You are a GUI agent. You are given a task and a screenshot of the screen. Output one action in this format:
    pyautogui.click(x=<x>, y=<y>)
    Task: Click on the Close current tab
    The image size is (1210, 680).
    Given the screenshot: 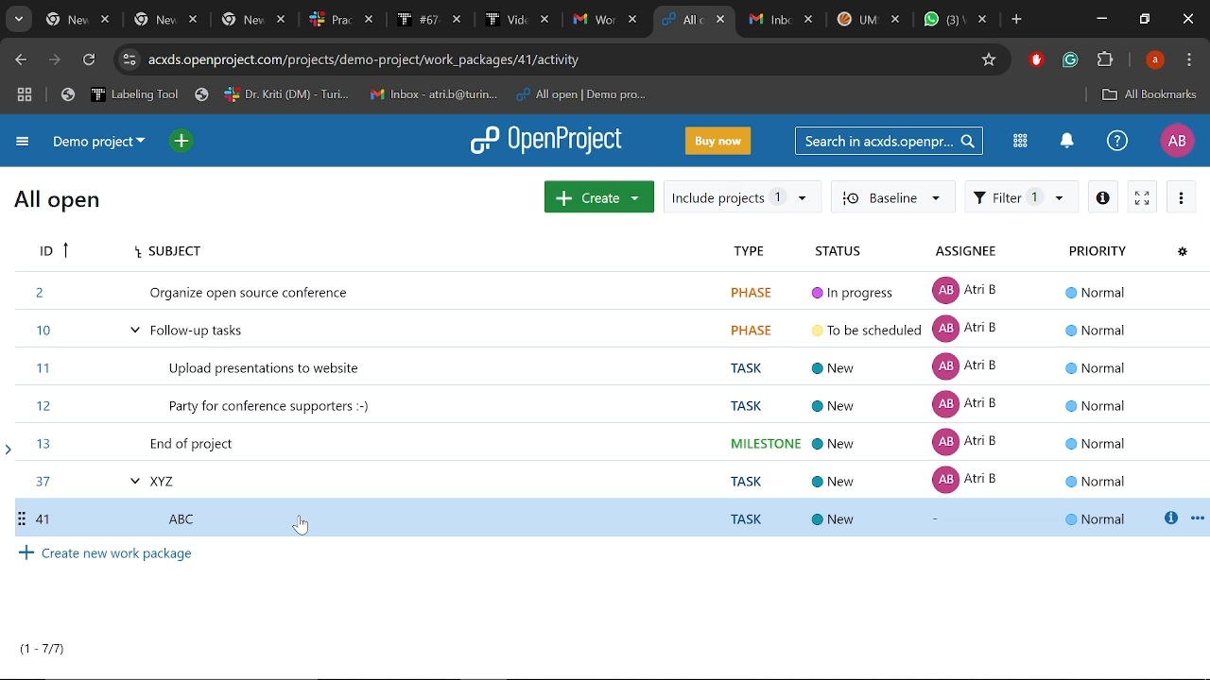 What is the action you would take?
    pyautogui.click(x=721, y=22)
    